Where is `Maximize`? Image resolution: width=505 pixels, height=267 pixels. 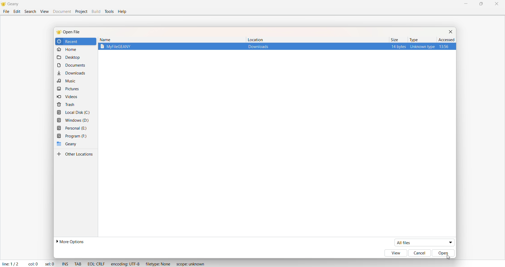
Maximize is located at coordinates (482, 4).